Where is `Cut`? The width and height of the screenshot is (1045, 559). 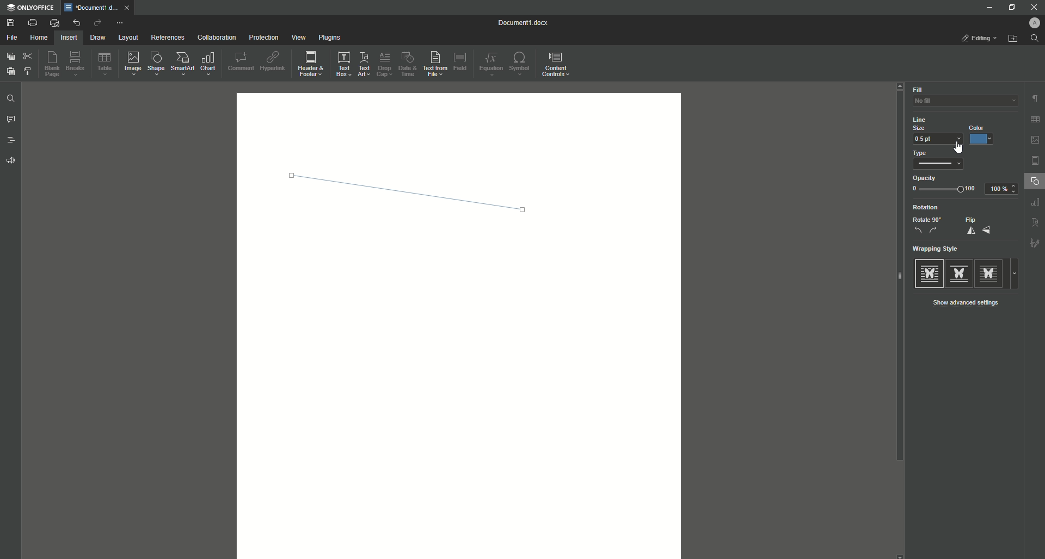 Cut is located at coordinates (27, 56).